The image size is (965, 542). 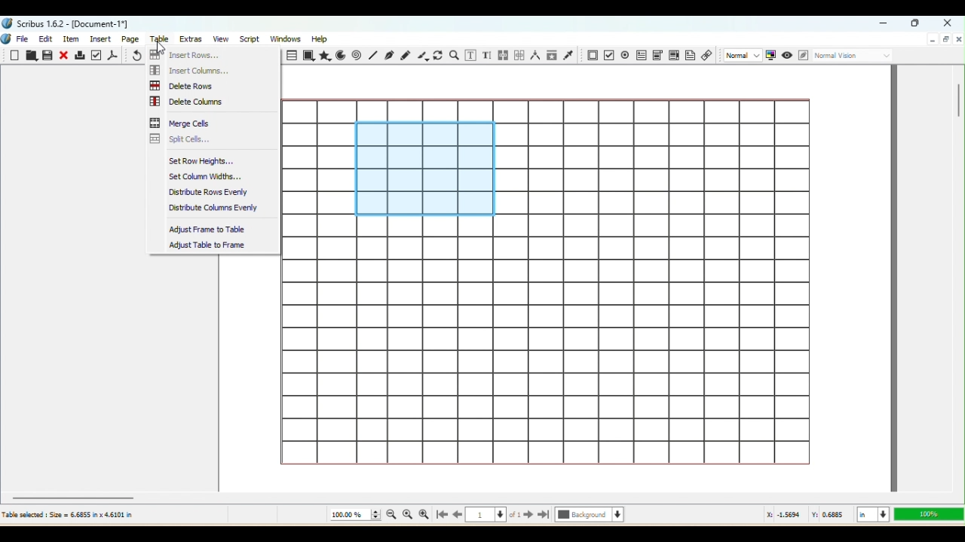 I want to click on Select the current page, so click(x=494, y=516).